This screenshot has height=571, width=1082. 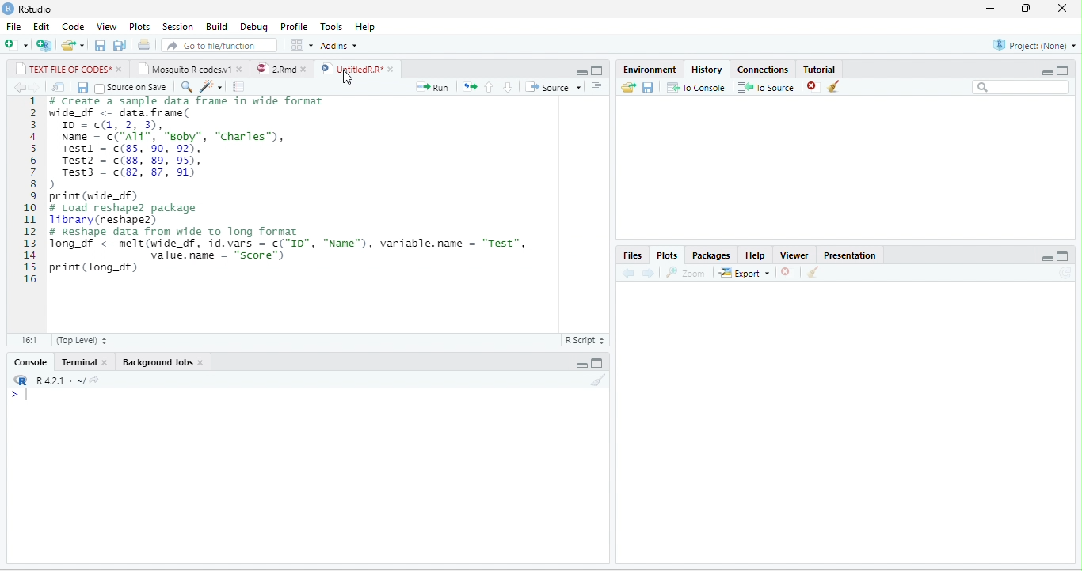 I want to click on line numbering , so click(x=30, y=191).